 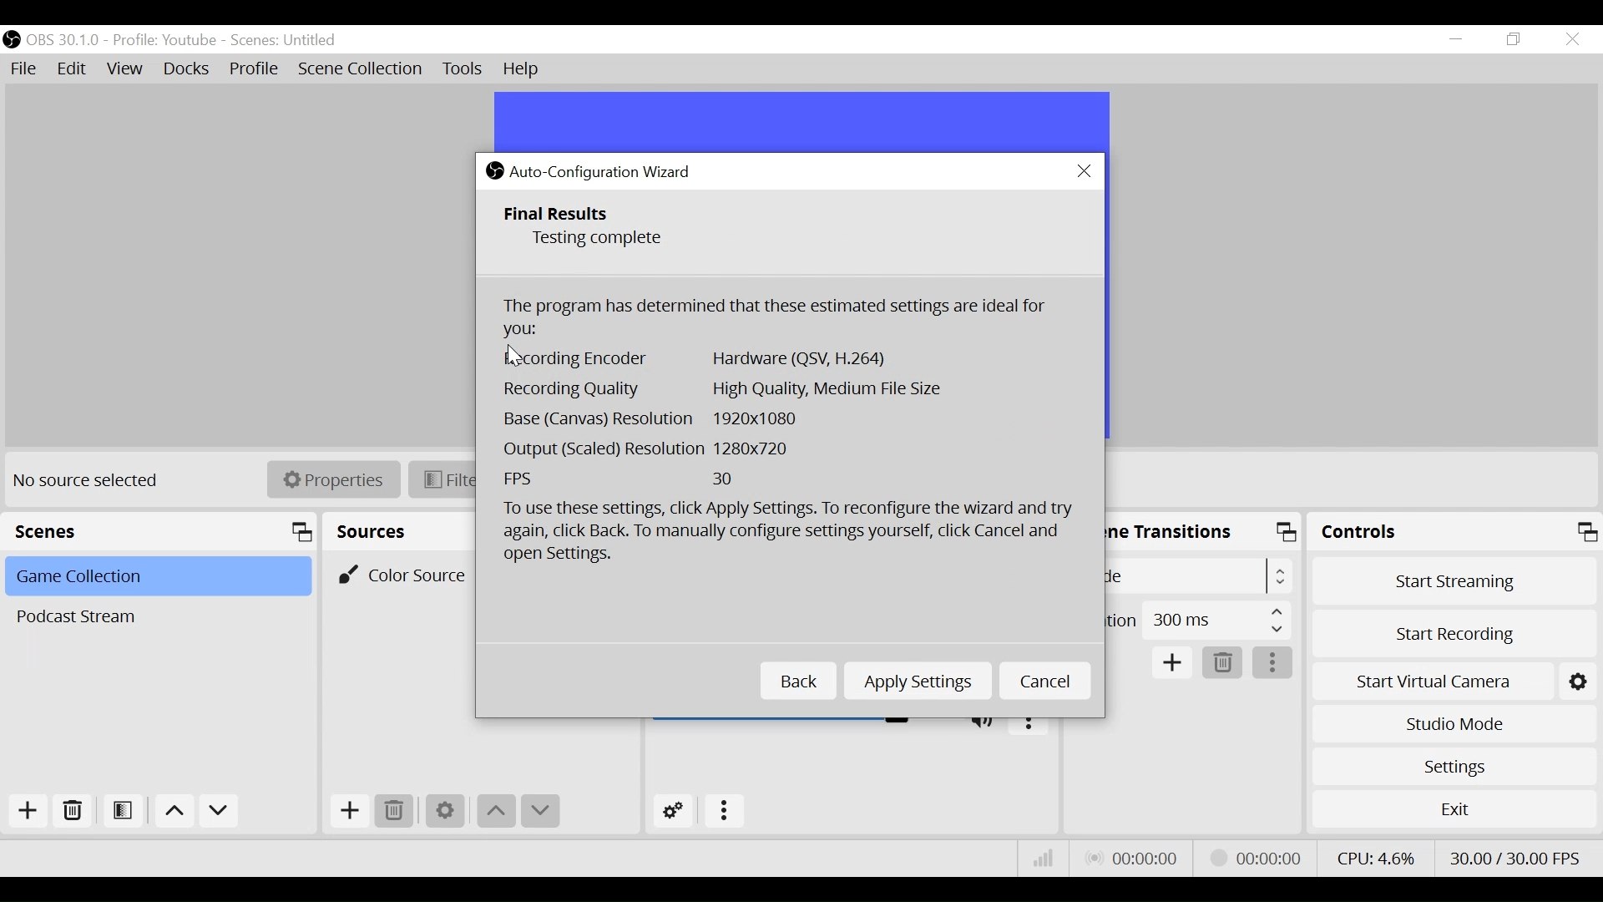 What do you see at coordinates (219, 812) in the screenshot?
I see `move down` at bounding box center [219, 812].